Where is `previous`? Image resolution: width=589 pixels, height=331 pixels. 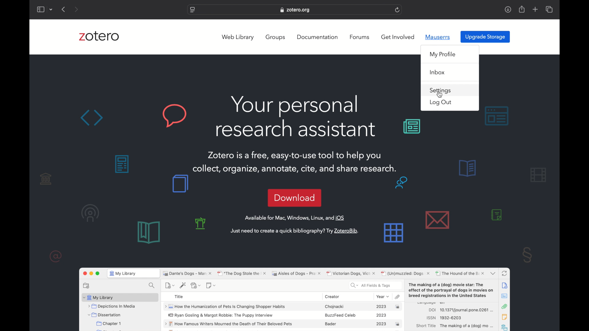 previous is located at coordinates (64, 10).